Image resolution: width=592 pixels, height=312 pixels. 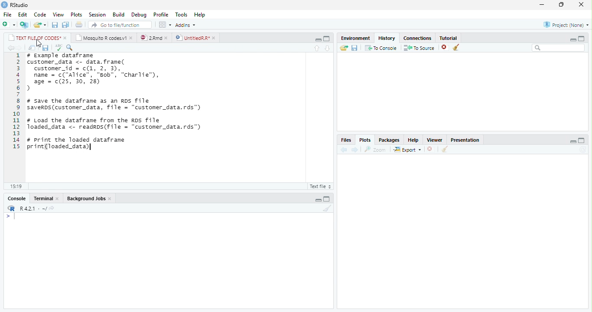 What do you see at coordinates (445, 149) in the screenshot?
I see `clean` at bounding box center [445, 149].